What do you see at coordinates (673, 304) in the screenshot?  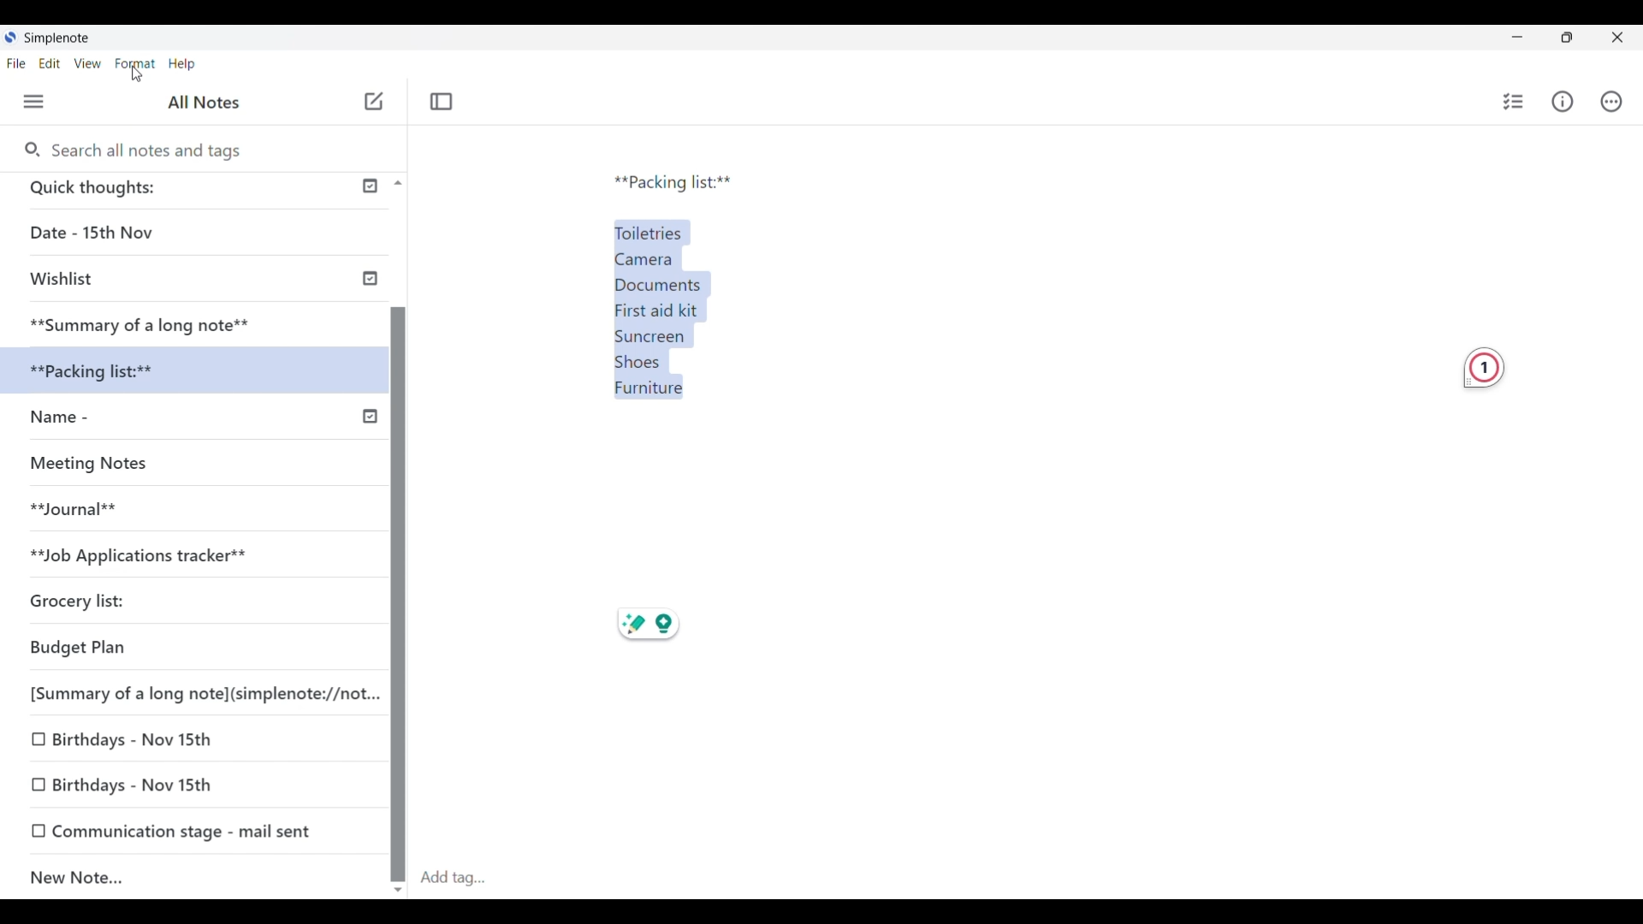 I see `Text selected` at bounding box center [673, 304].